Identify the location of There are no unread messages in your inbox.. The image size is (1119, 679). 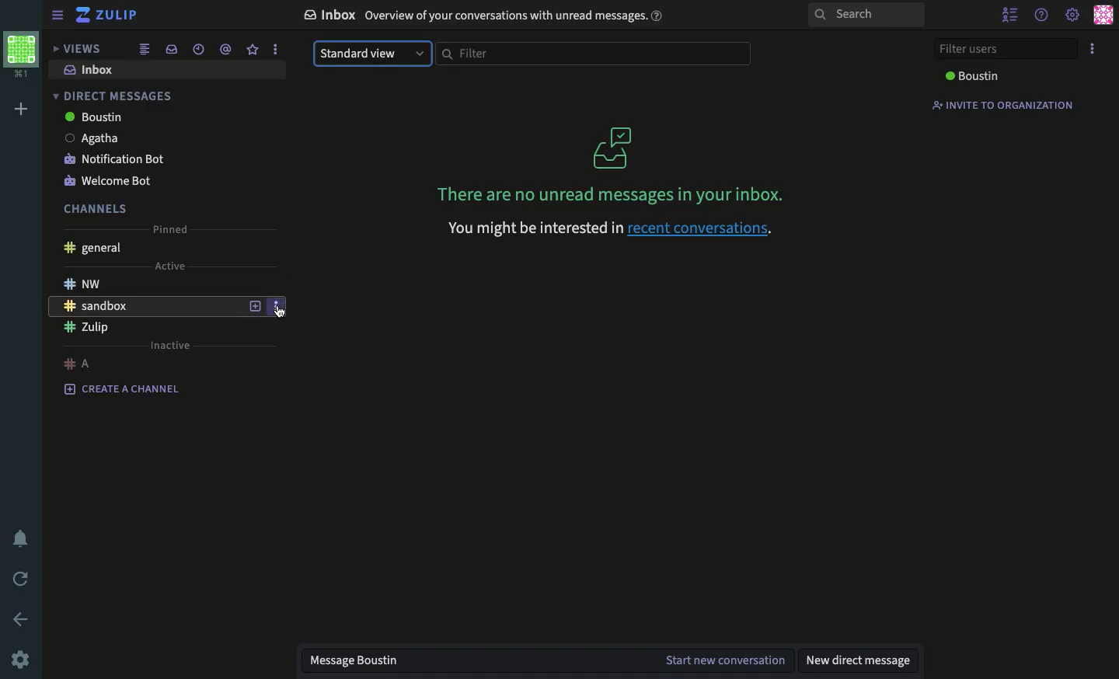
(612, 163).